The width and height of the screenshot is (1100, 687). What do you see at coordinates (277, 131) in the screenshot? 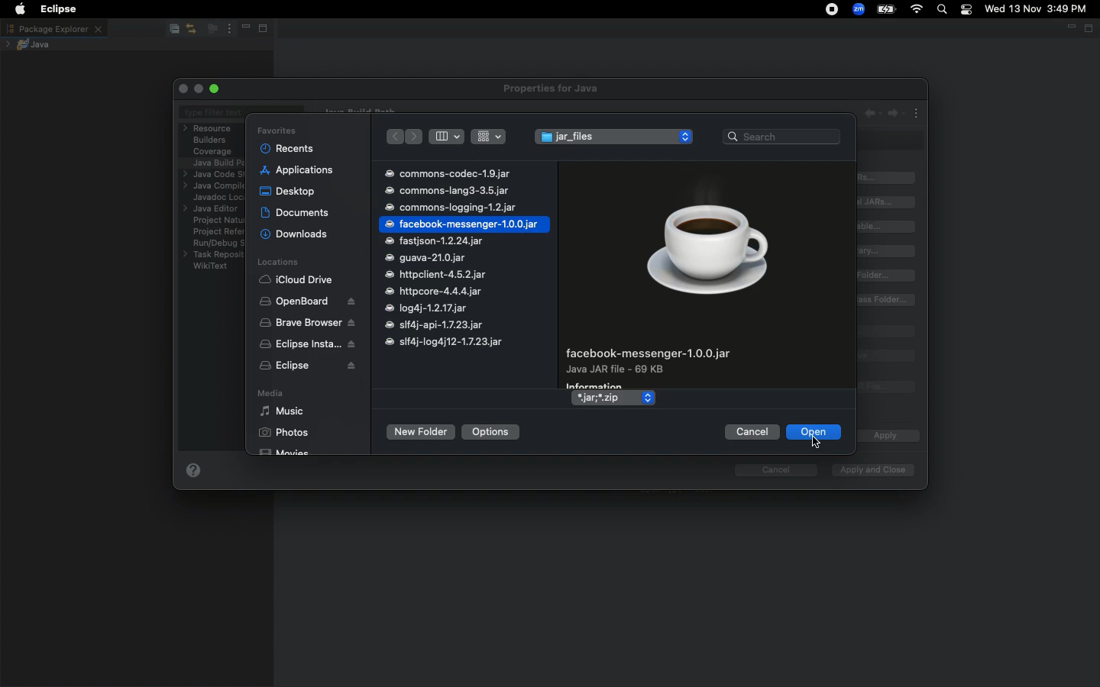
I see `Favorites` at bounding box center [277, 131].